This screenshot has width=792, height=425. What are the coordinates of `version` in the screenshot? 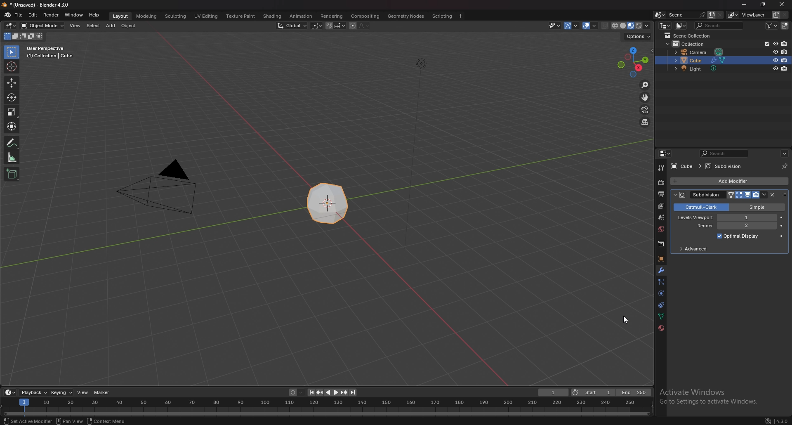 It's located at (783, 420).